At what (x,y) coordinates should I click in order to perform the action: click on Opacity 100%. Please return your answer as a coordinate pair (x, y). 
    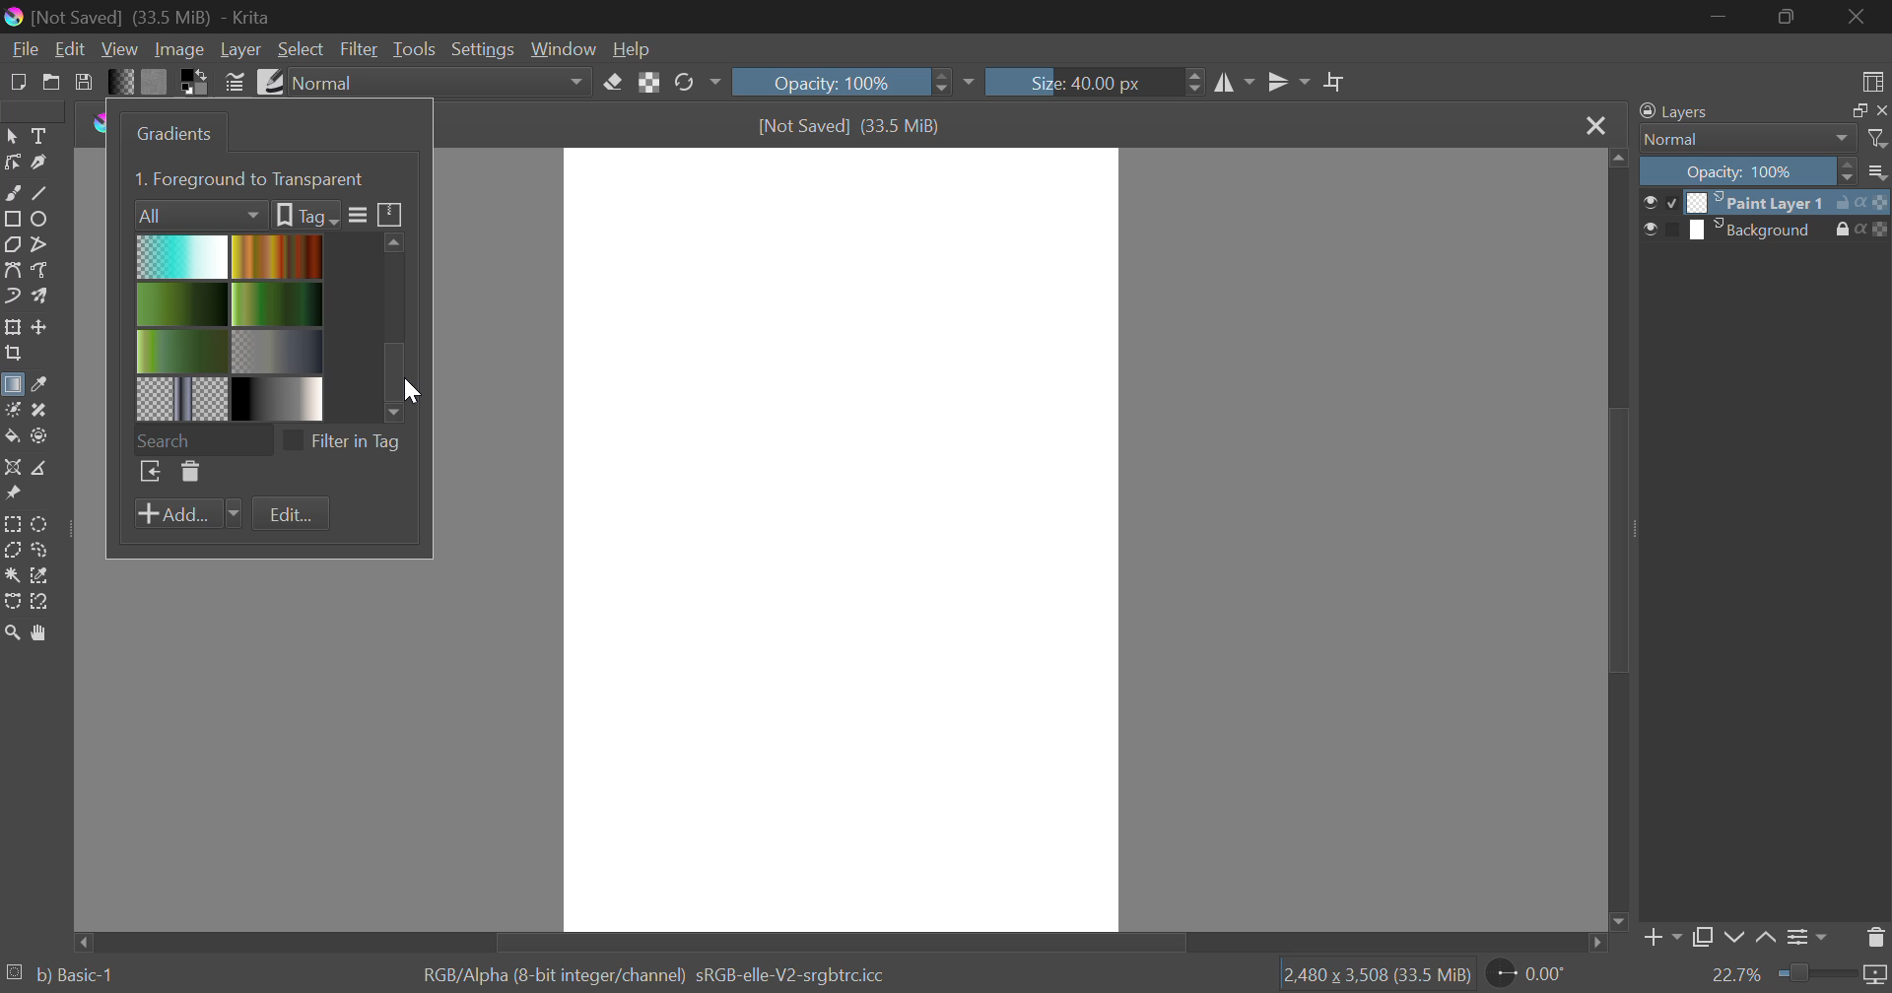
    Looking at the image, I should click on (1745, 171).